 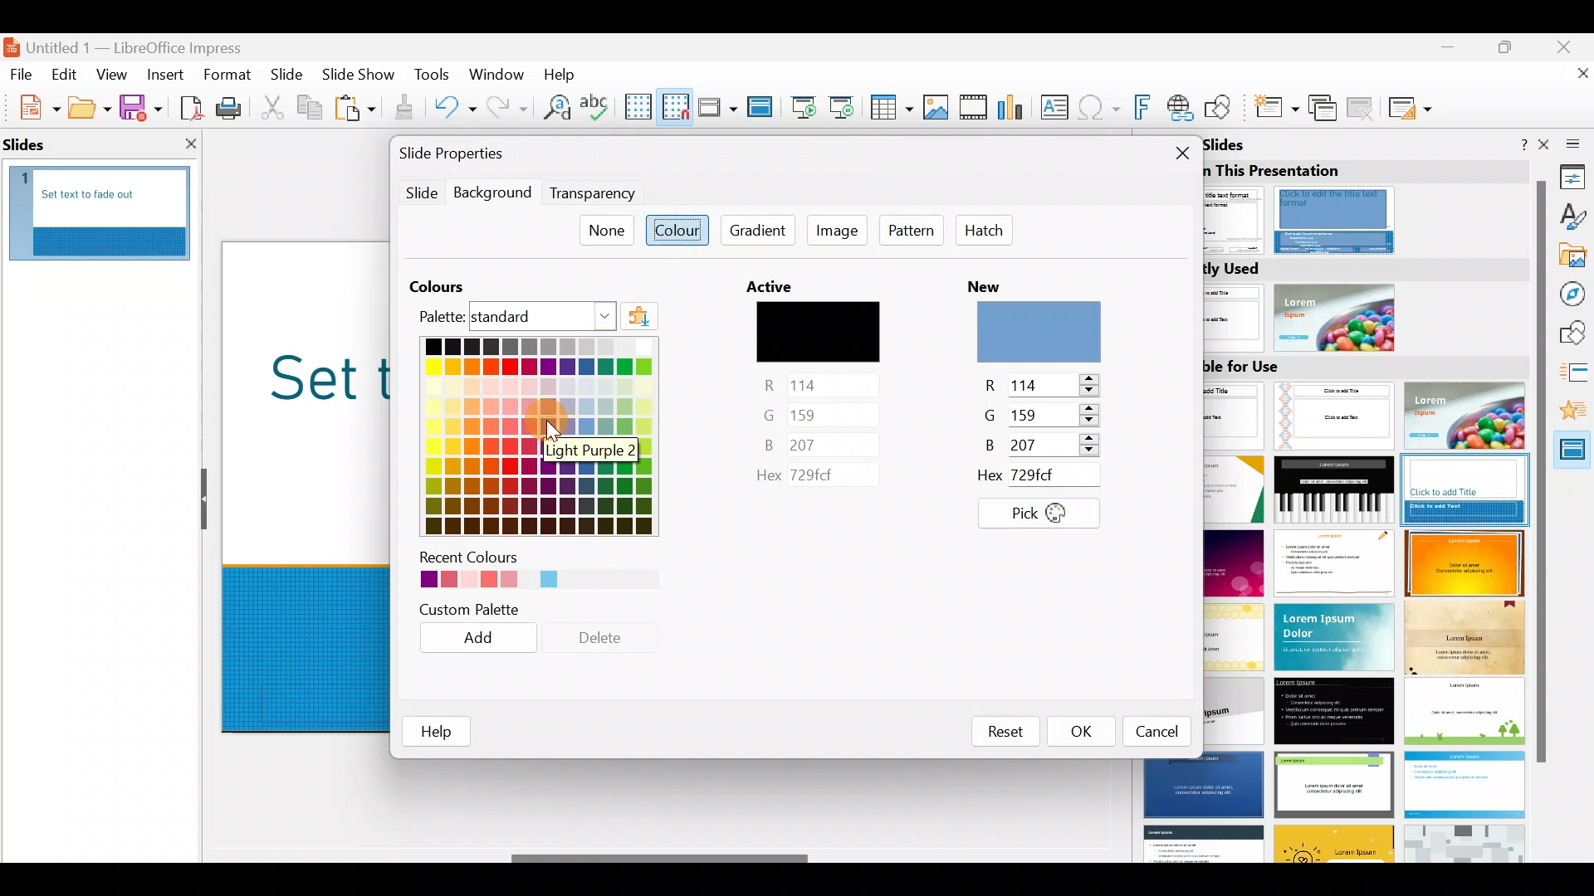 What do you see at coordinates (819, 443) in the screenshot?
I see `blue` at bounding box center [819, 443].